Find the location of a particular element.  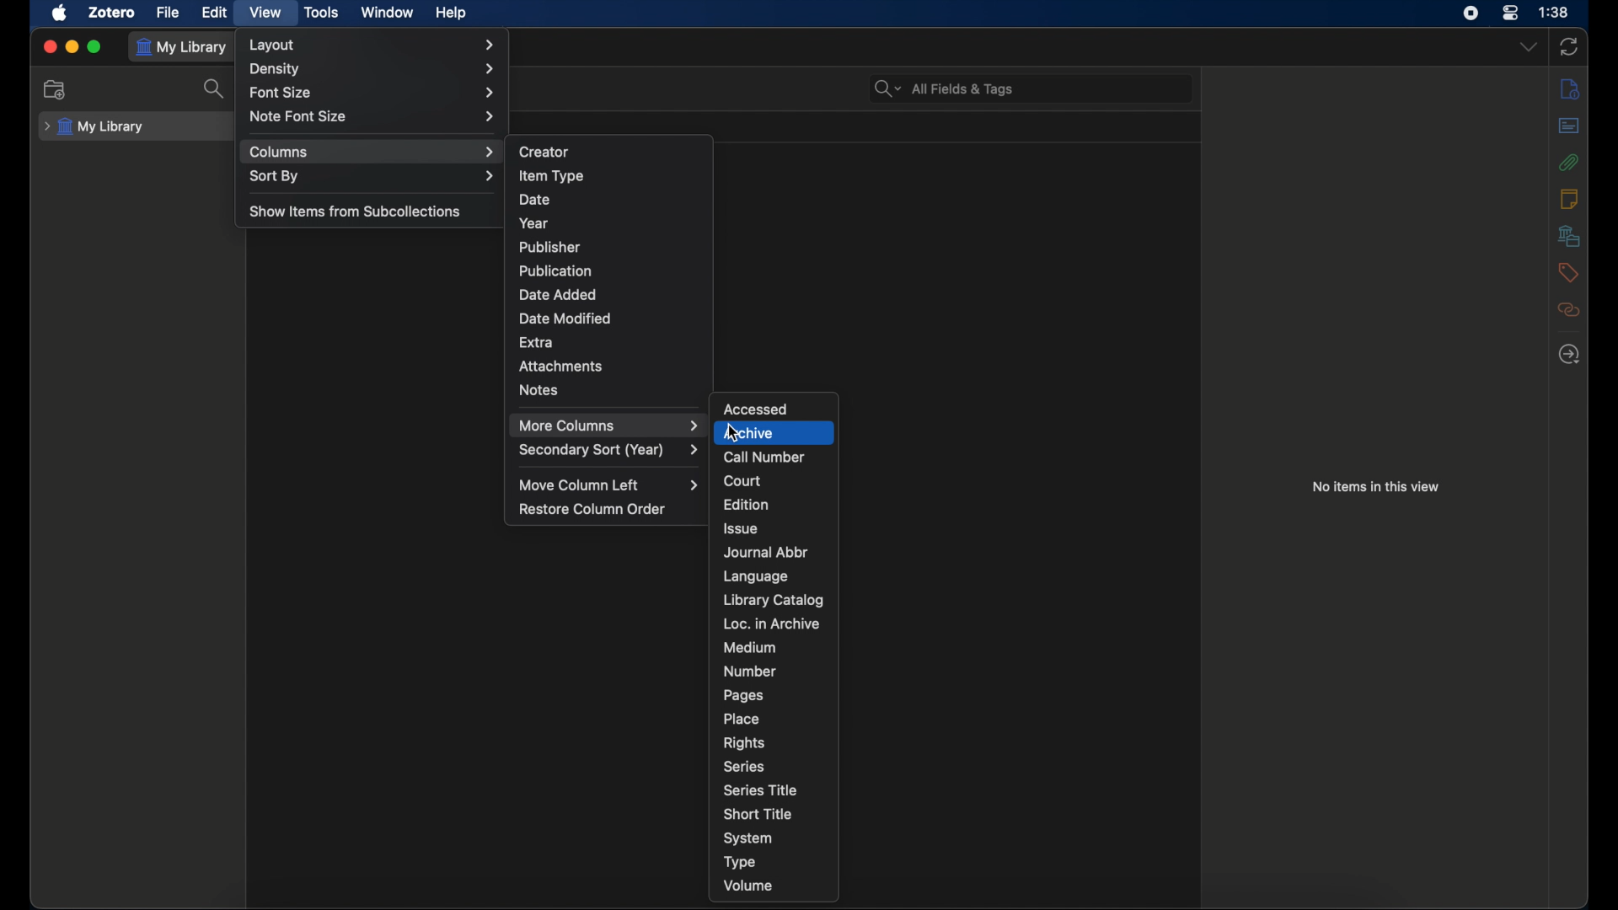

 is located at coordinates (607, 425).